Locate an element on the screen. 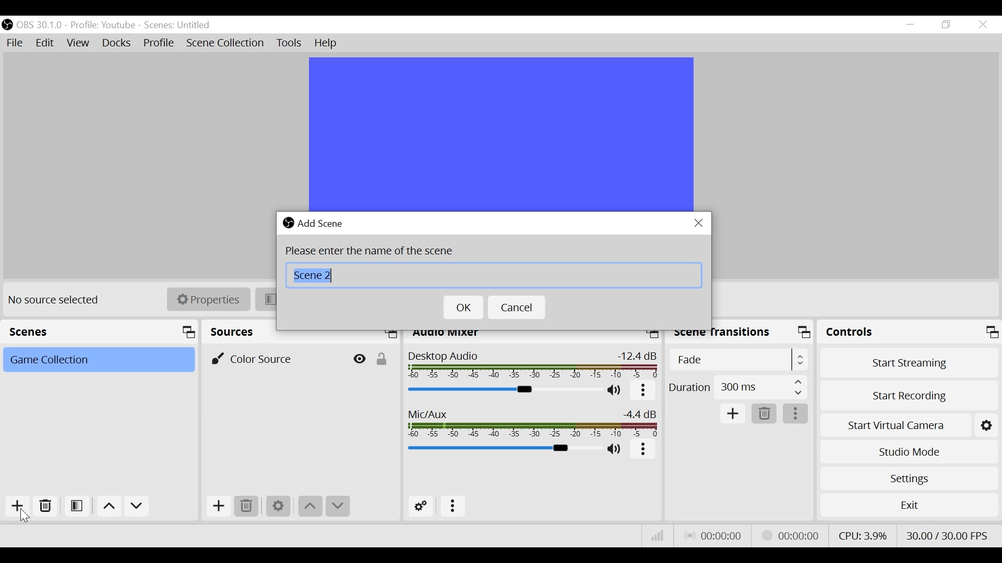 The image size is (1002, 563). Close is located at coordinates (699, 223).